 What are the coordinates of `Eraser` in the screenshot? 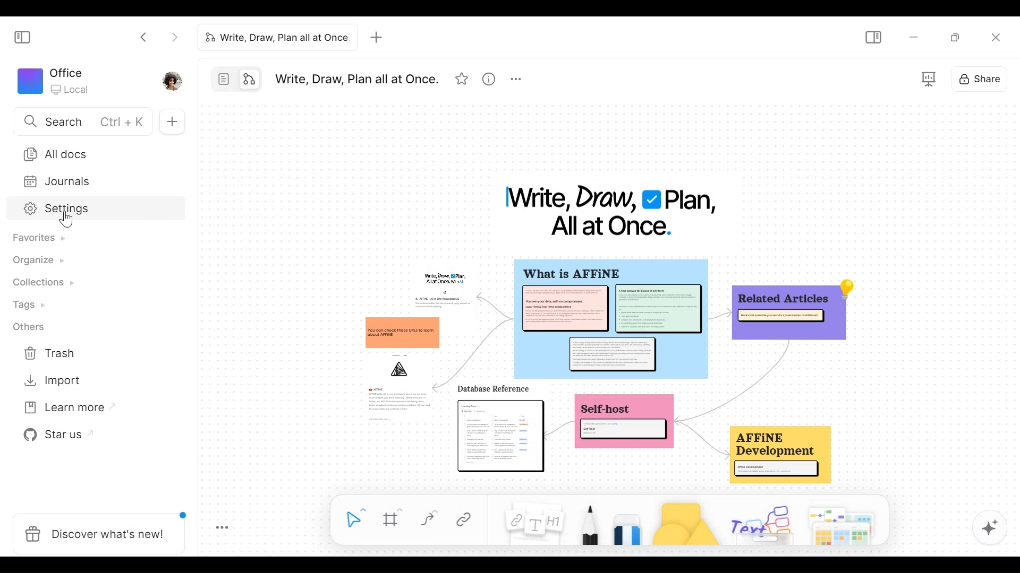 It's located at (630, 531).